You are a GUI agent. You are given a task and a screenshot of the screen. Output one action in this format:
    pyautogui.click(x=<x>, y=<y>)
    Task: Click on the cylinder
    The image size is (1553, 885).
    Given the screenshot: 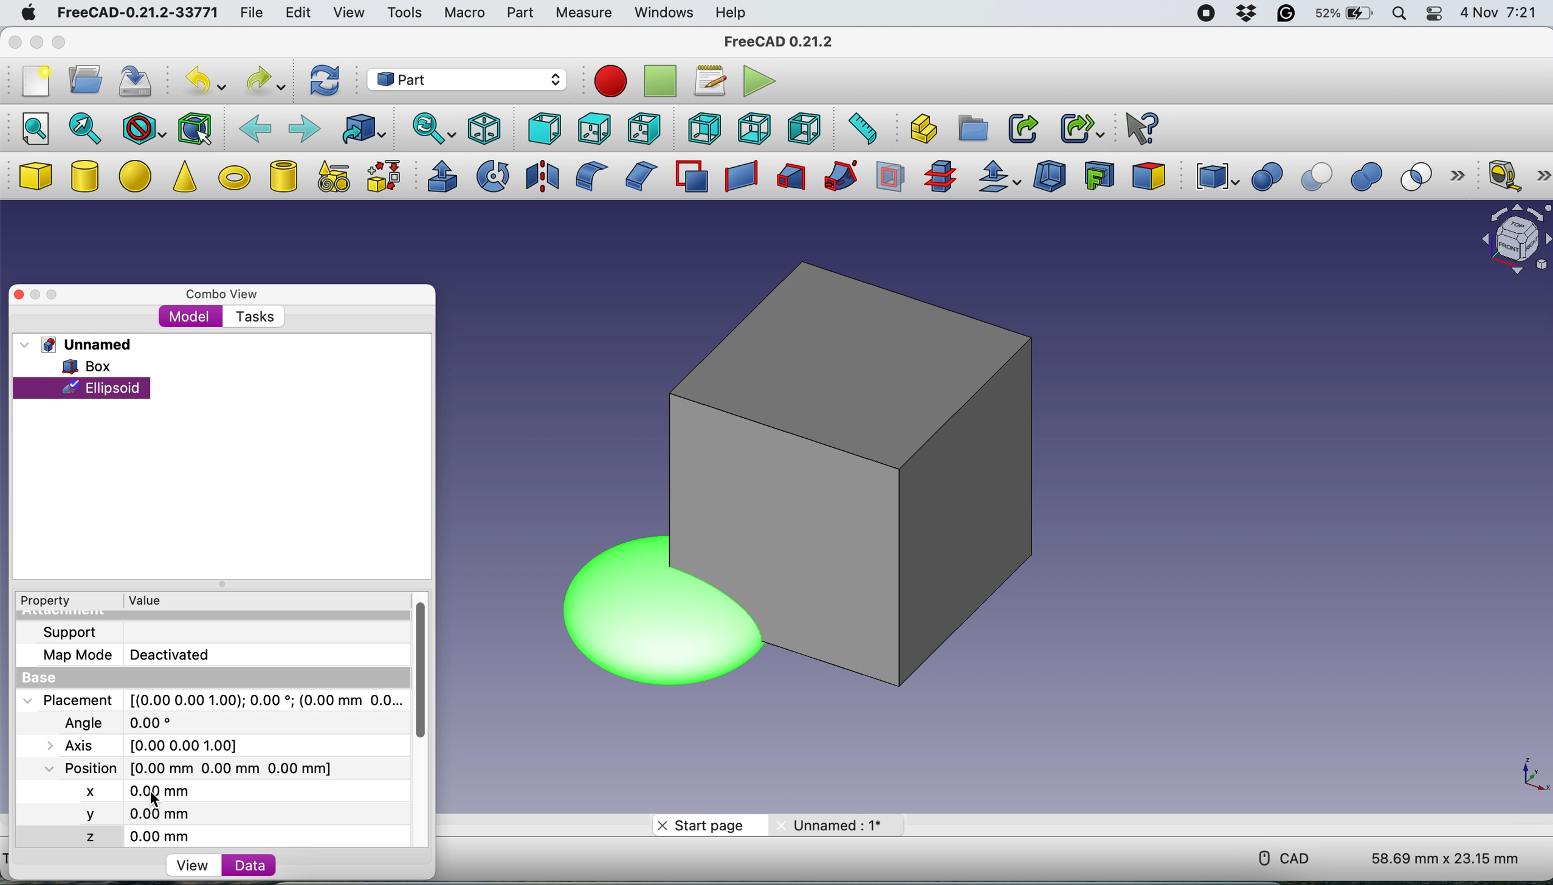 What is the action you would take?
    pyautogui.click(x=86, y=178)
    